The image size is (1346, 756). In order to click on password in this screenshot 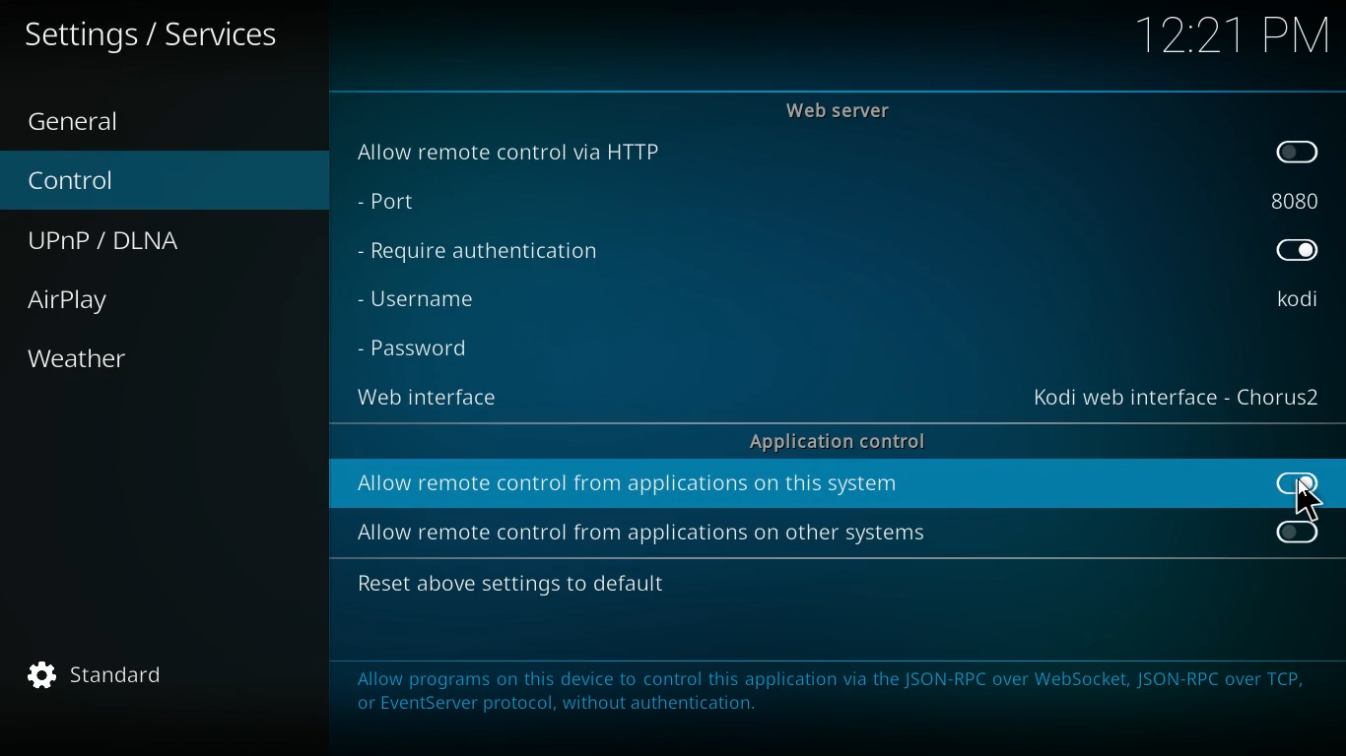, I will do `click(420, 348)`.